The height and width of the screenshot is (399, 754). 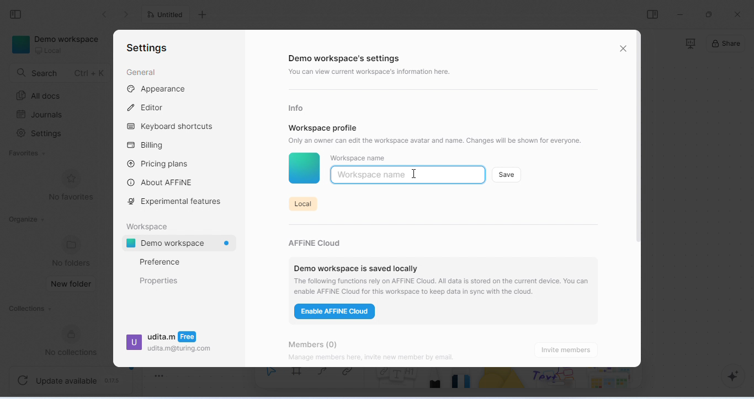 I want to click on workspace, so click(x=150, y=225).